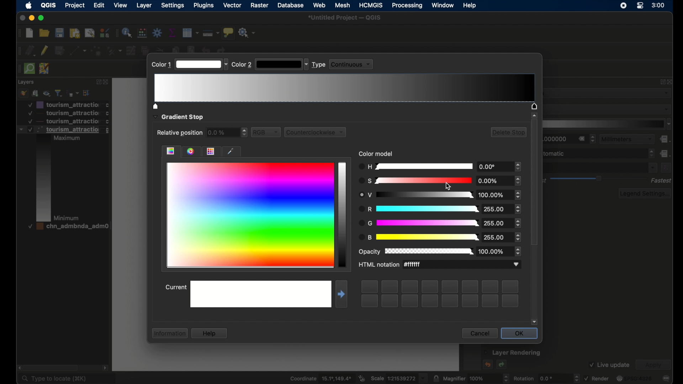 Image resolution: width=683 pixels, height=384 pixels. I want to click on coordinate, so click(319, 378).